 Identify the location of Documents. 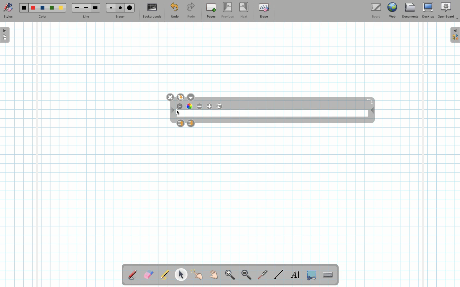
(410, 11).